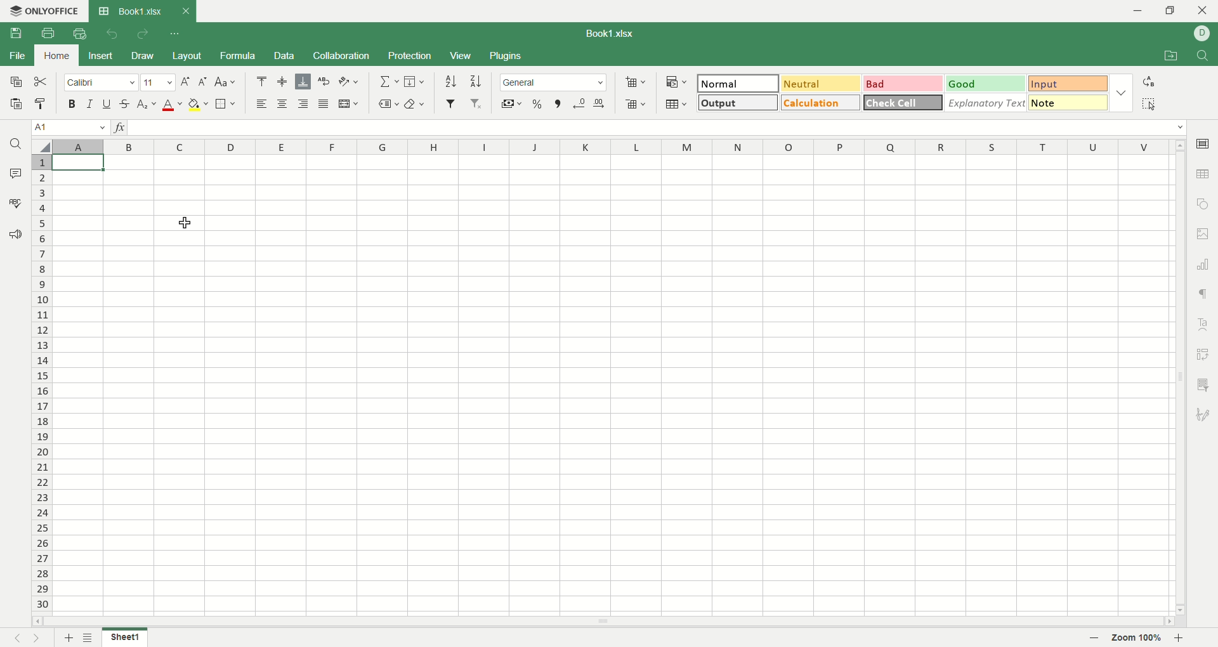 This screenshot has width=1218, height=647. Describe the element at coordinates (90, 636) in the screenshot. I see `sheet list` at that location.